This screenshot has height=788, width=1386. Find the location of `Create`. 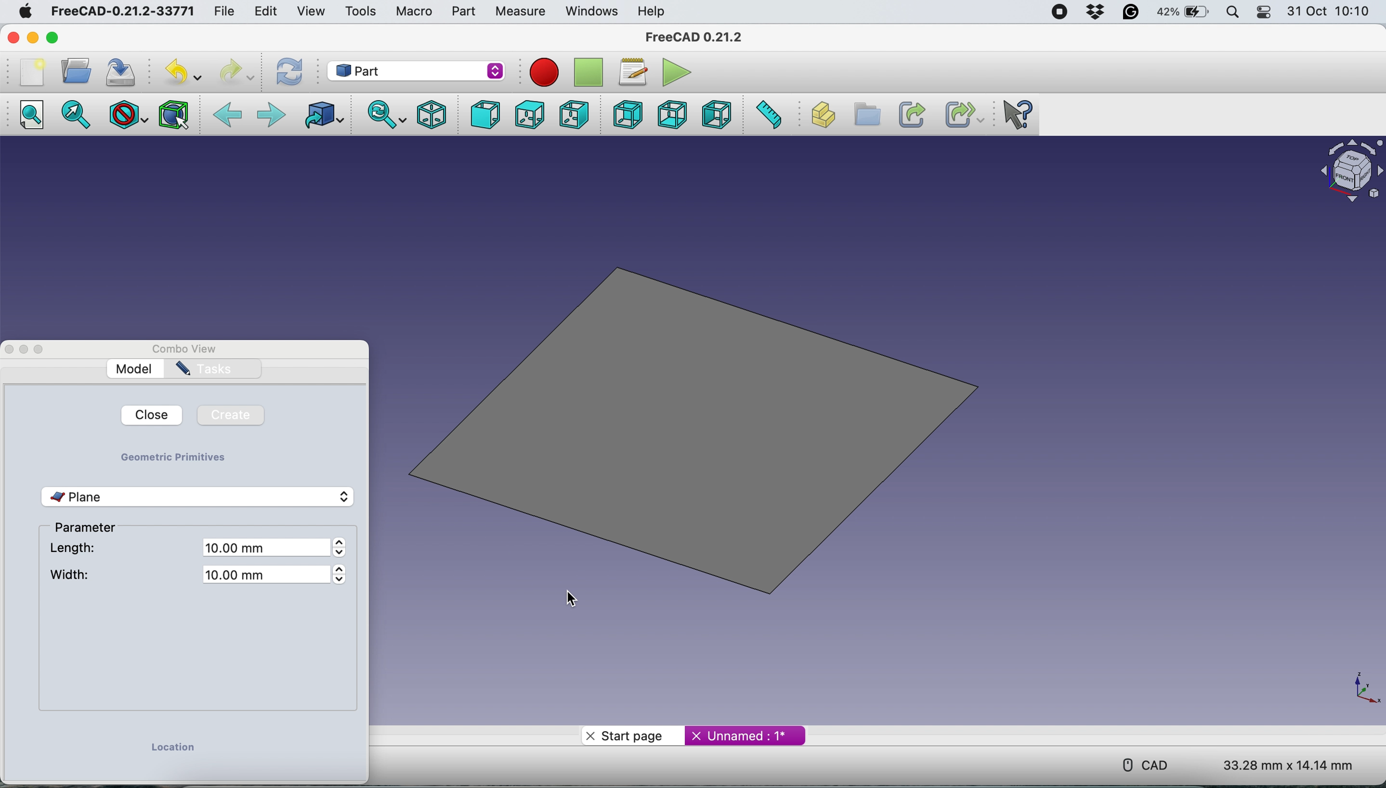

Create is located at coordinates (230, 416).